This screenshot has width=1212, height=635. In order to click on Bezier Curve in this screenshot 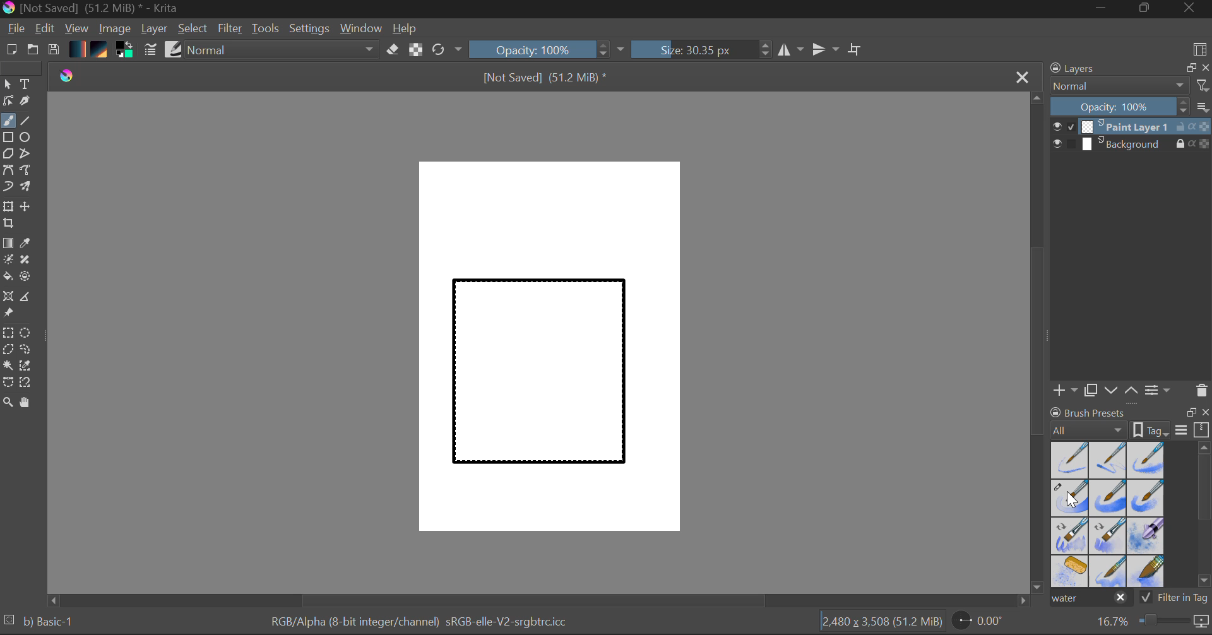, I will do `click(8, 170)`.